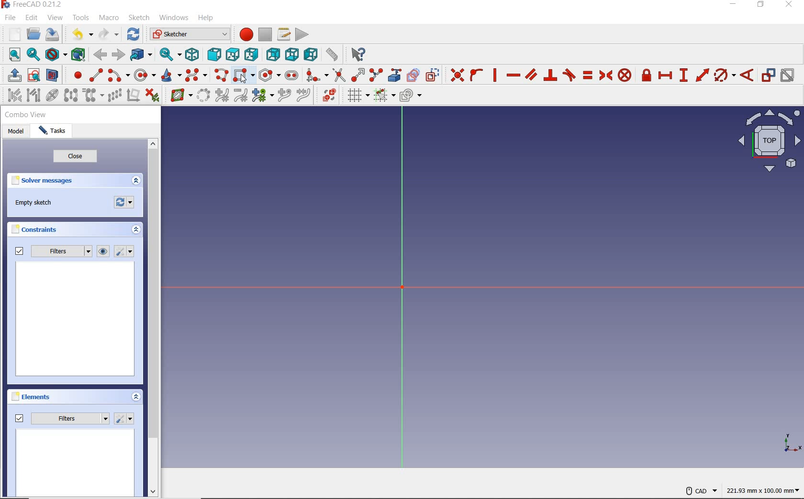  What do you see at coordinates (356, 96) in the screenshot?
I see `toggle grid` at bounding box center [356, 96].